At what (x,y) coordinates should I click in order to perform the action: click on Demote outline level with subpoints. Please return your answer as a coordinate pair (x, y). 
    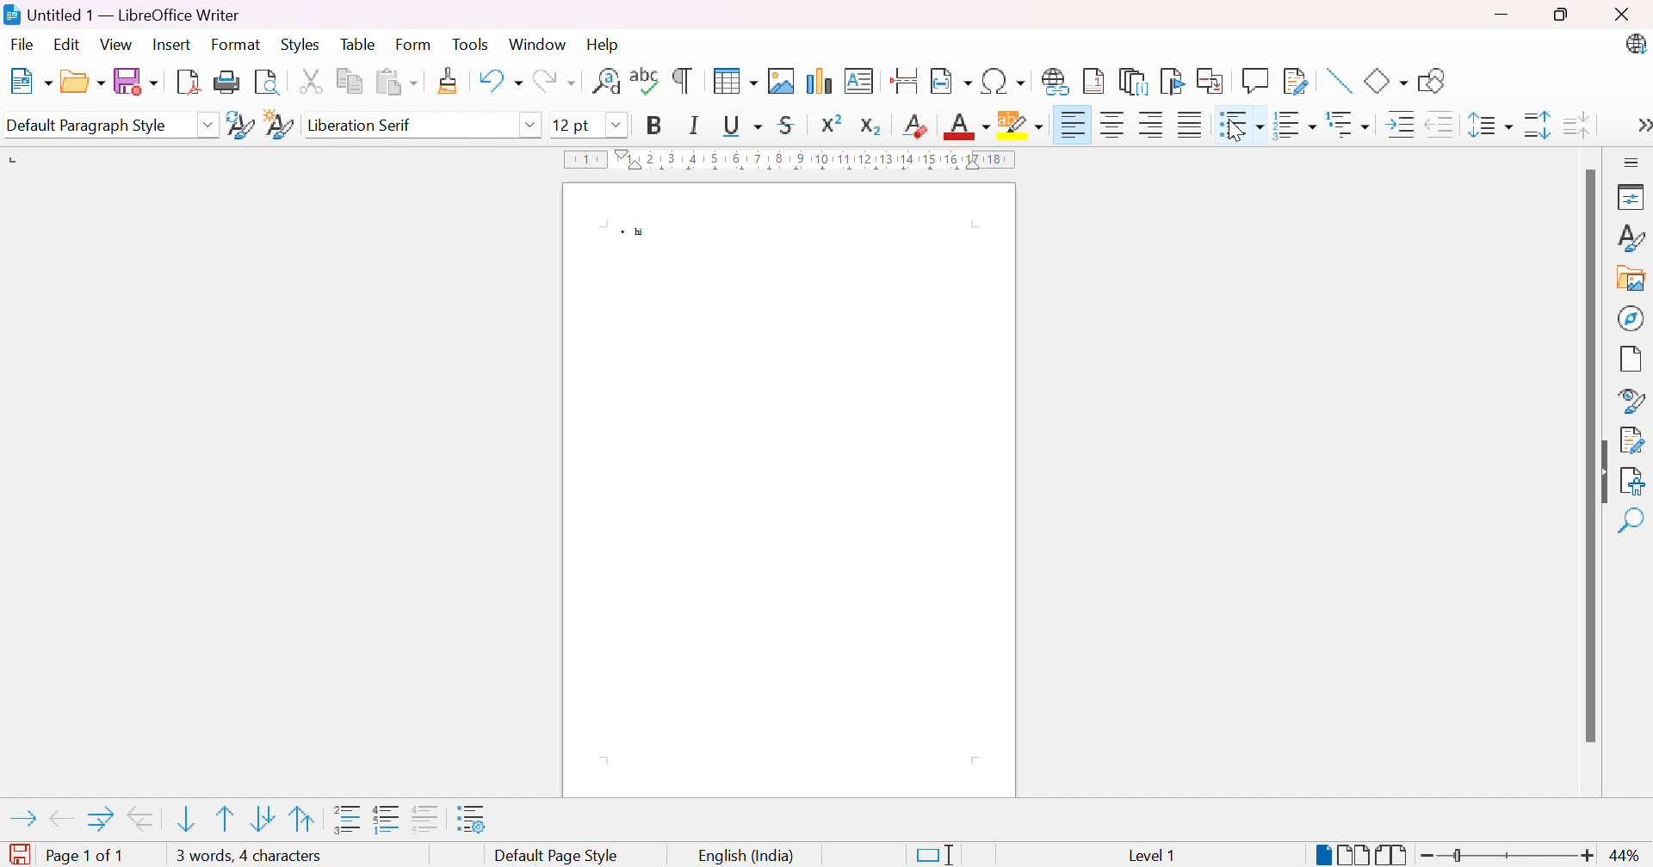
    Looking at the image, I should click on (99, 821).